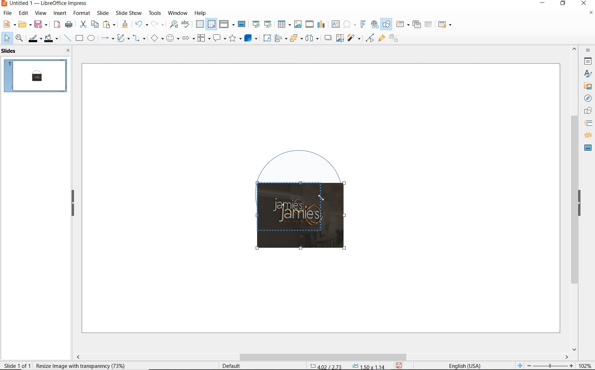 The image size is (595, 370). I want to click on new slide, so click(402, 24).